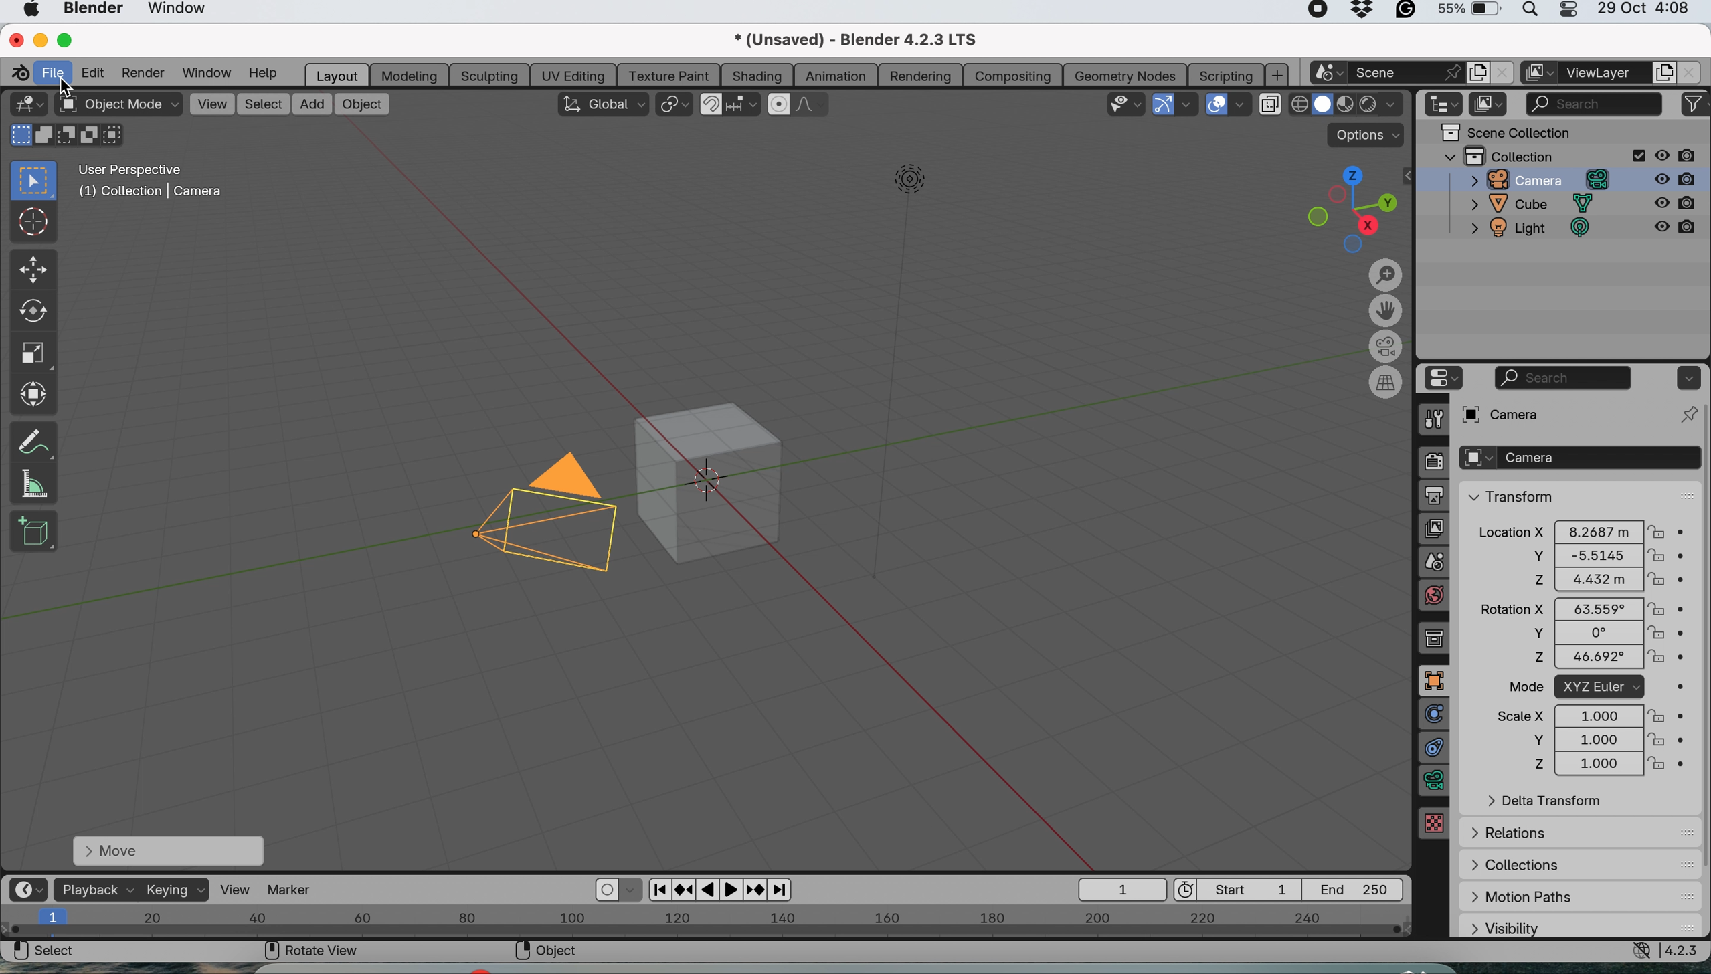  I want to click on animation, so click(836, 77).